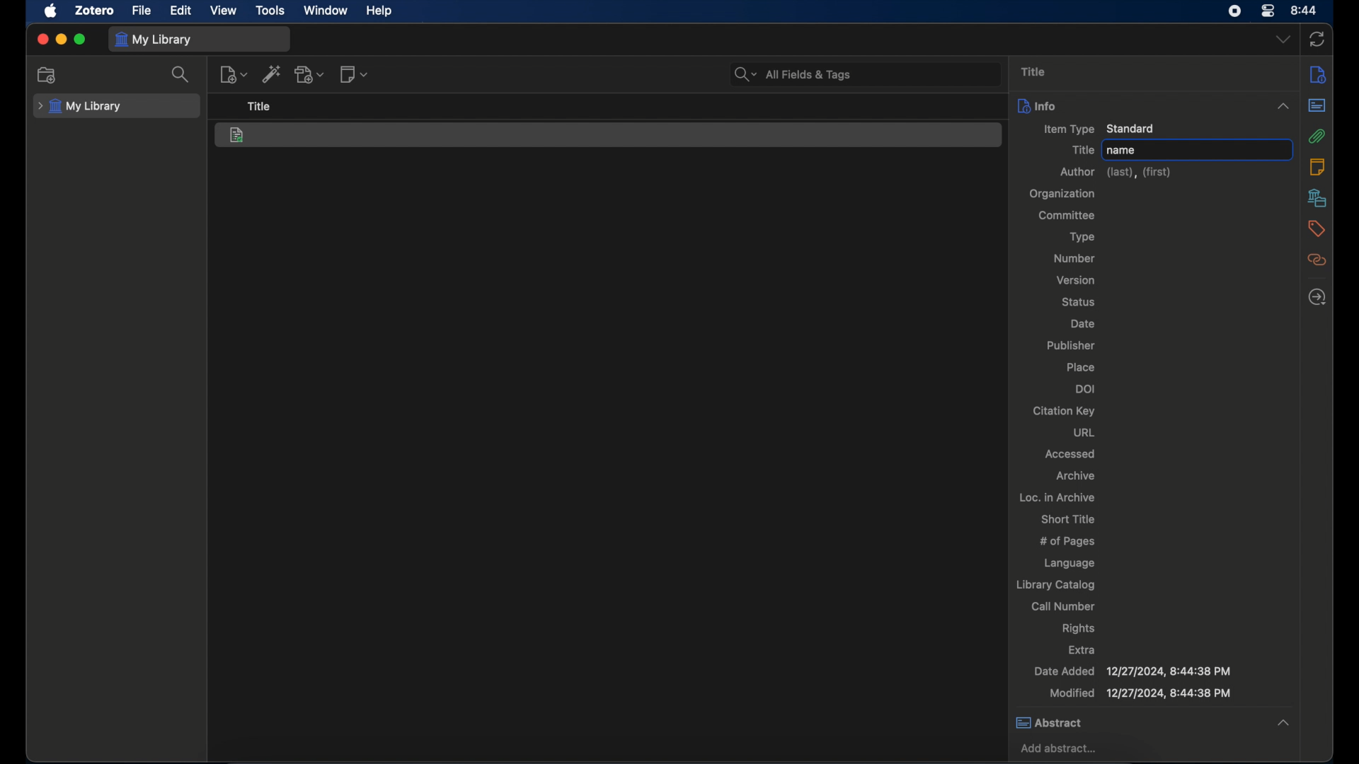  Describe the element at coordinates (48, 76) in the screenshot. I see `new collection` at that location.